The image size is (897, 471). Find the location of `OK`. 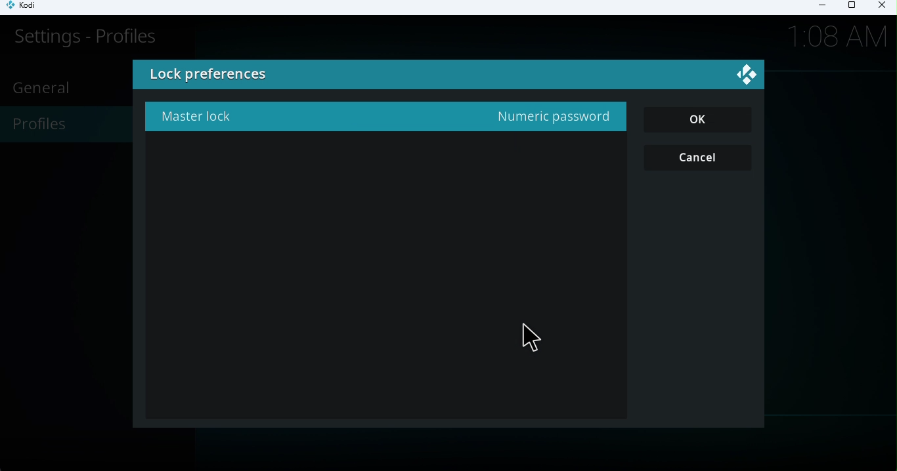

OK is located at coordinates (705, 121).